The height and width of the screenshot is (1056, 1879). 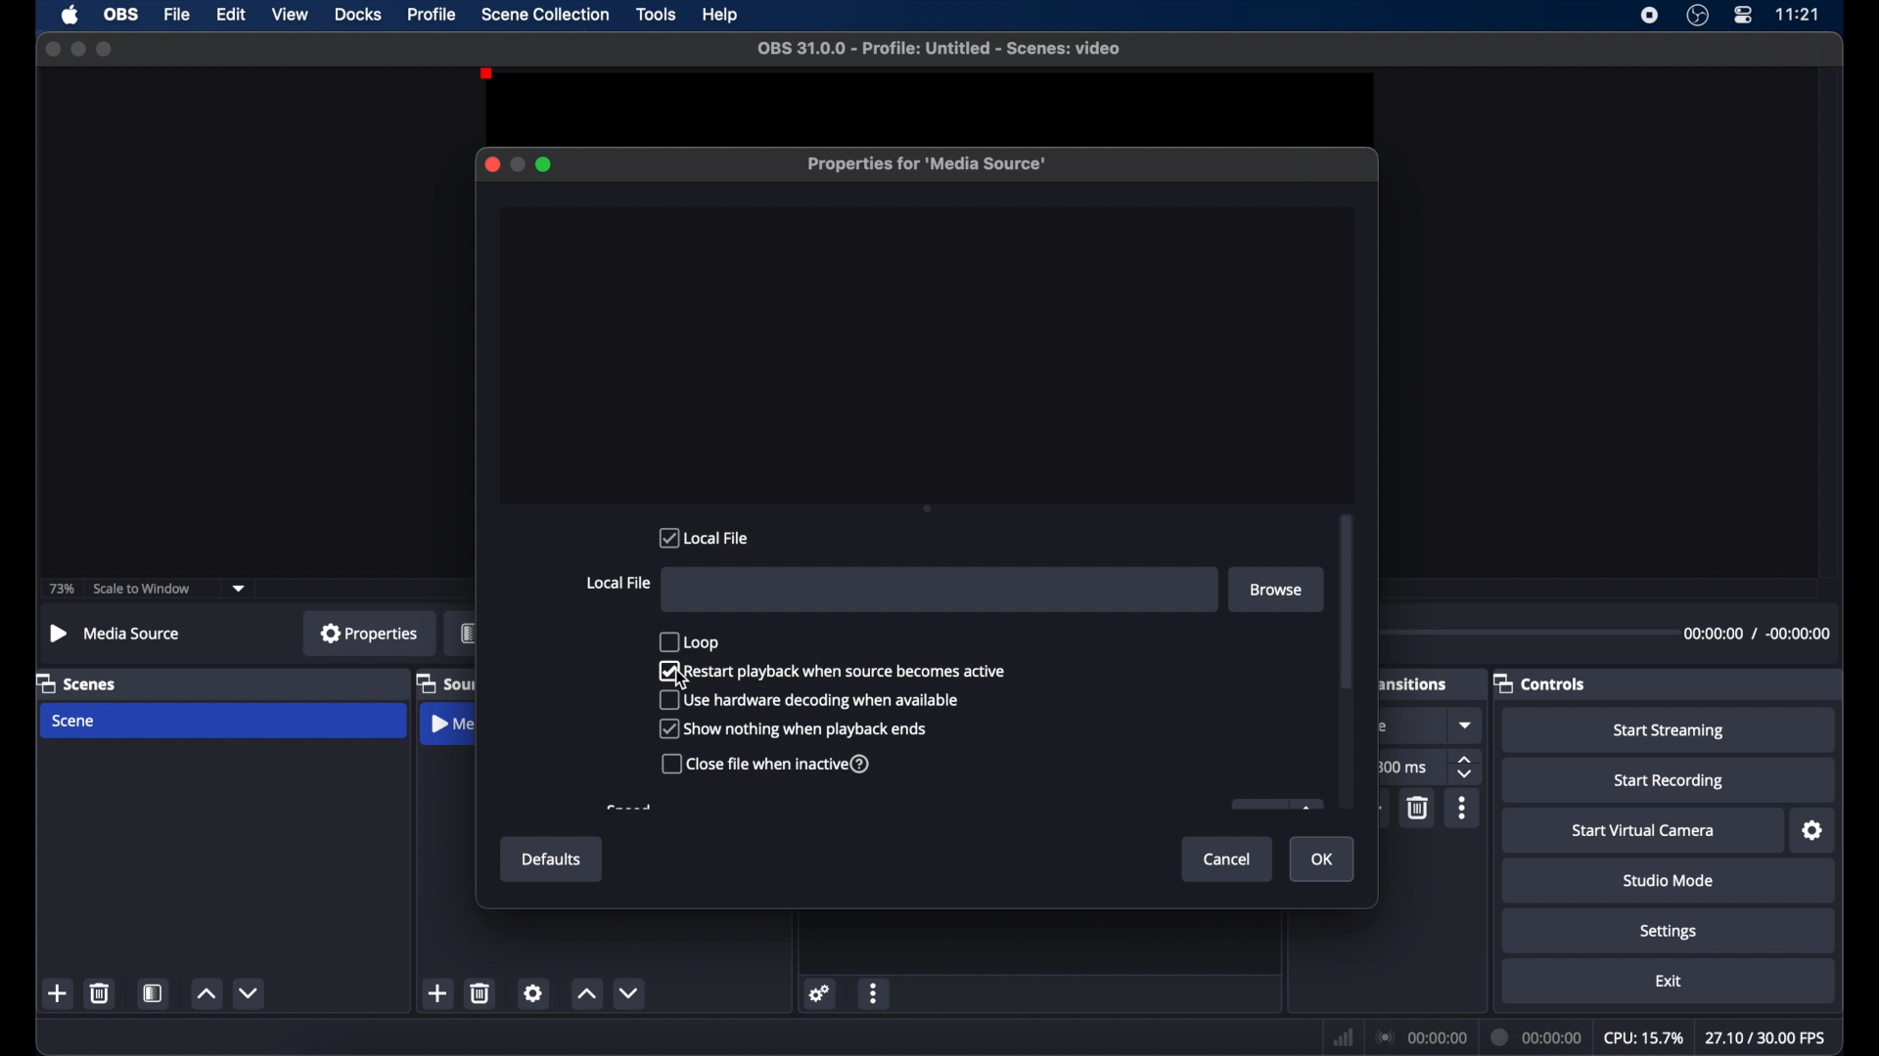 I want to click on settings, so click(x=534, y=992).